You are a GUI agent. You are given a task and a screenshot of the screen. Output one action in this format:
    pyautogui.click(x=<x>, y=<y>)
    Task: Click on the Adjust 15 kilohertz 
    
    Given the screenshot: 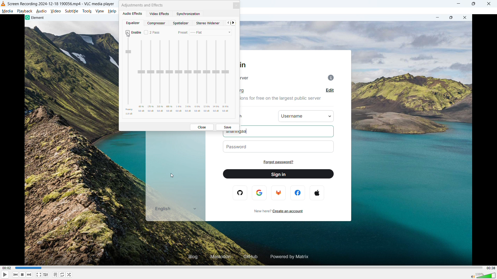 What is the action you would take?
    pyautogui.click(x=225, y=76)
    